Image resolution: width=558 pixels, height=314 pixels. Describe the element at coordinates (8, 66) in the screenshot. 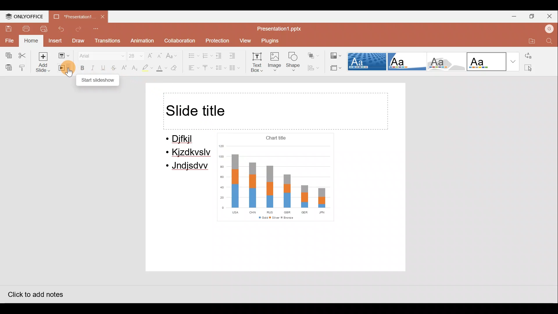

I see `Paste` at that location.